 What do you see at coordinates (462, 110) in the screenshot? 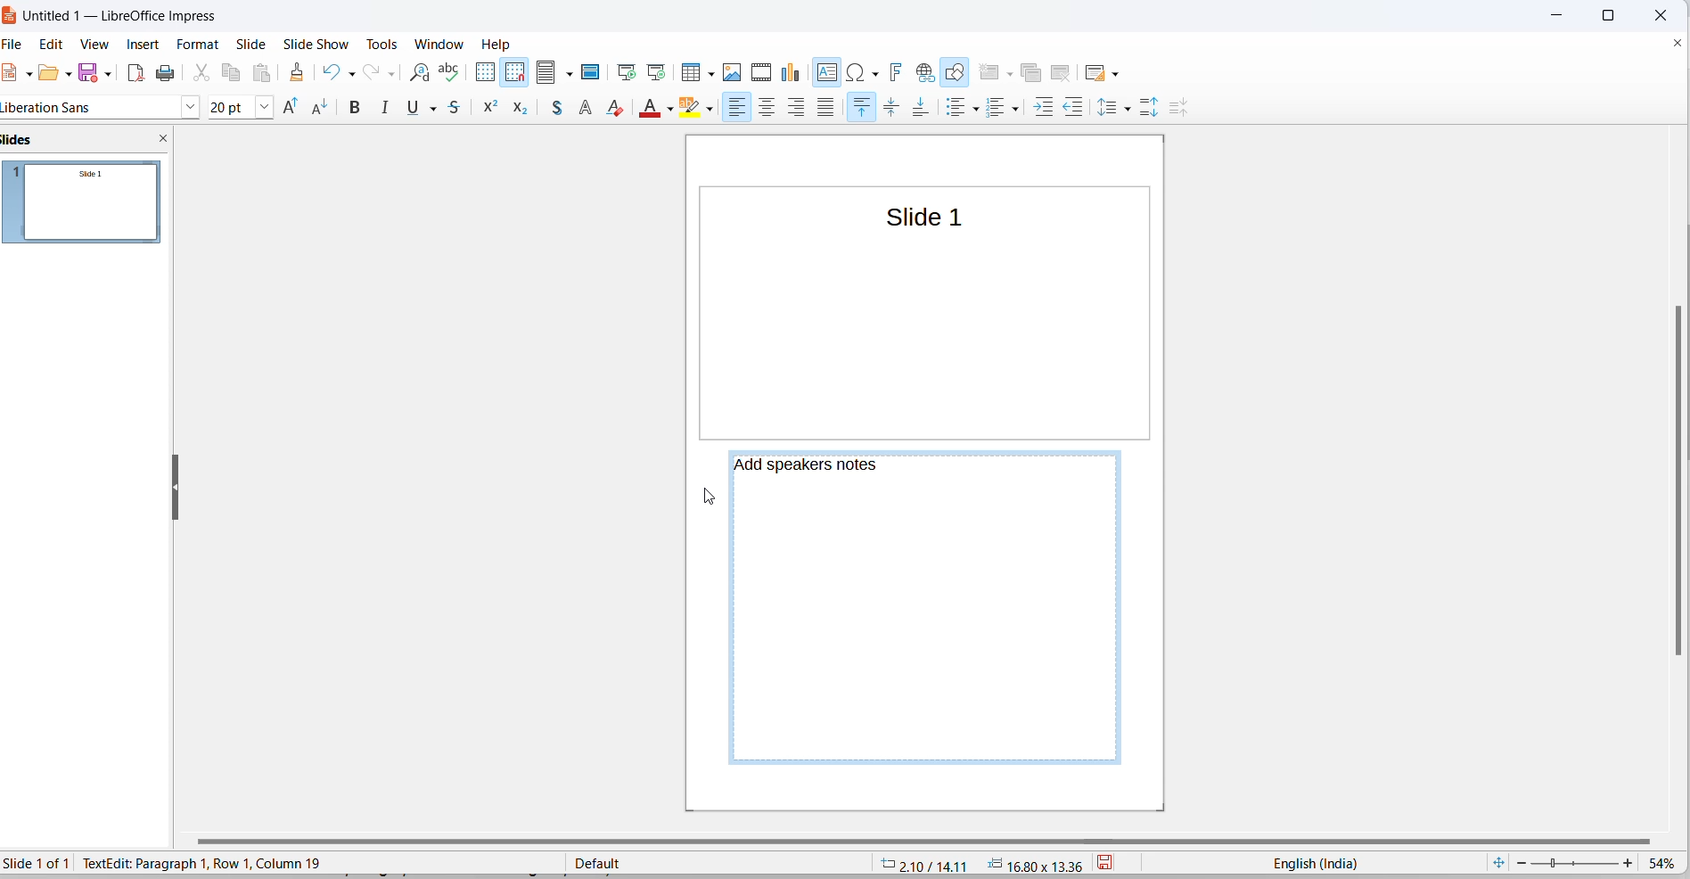
I see `block arrows` at bounding box center [462, 110].